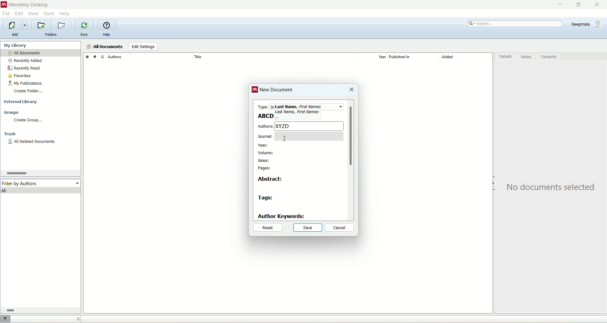 Image resolution: width=607 pixels, height=323 pixels. What do you see at coordinates (94, 56) in the screenshot?
I see `read/unread` at bounding box center [94, 56].